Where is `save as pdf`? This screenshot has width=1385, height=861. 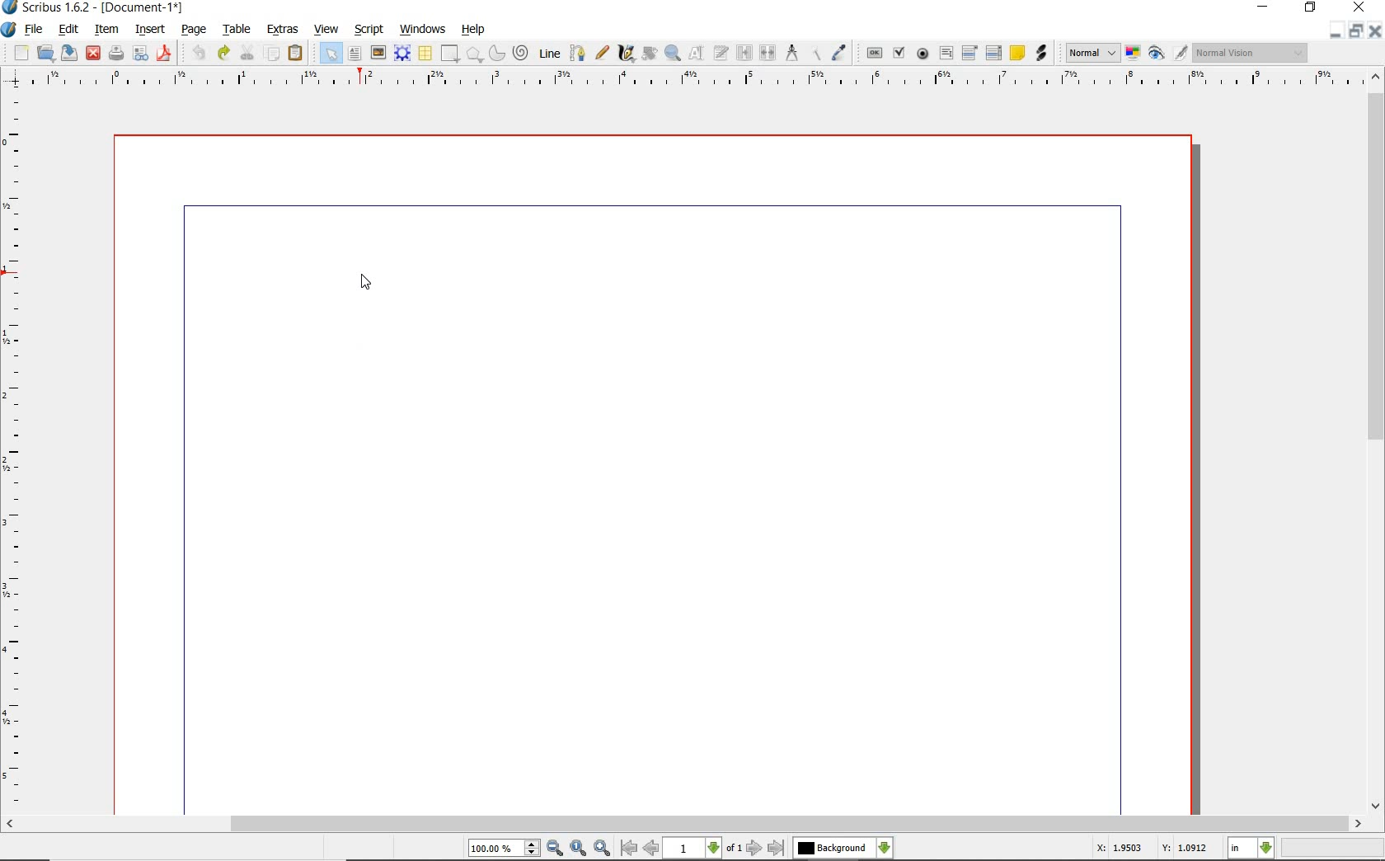
save as pdf is located at coordinates (163, 53).